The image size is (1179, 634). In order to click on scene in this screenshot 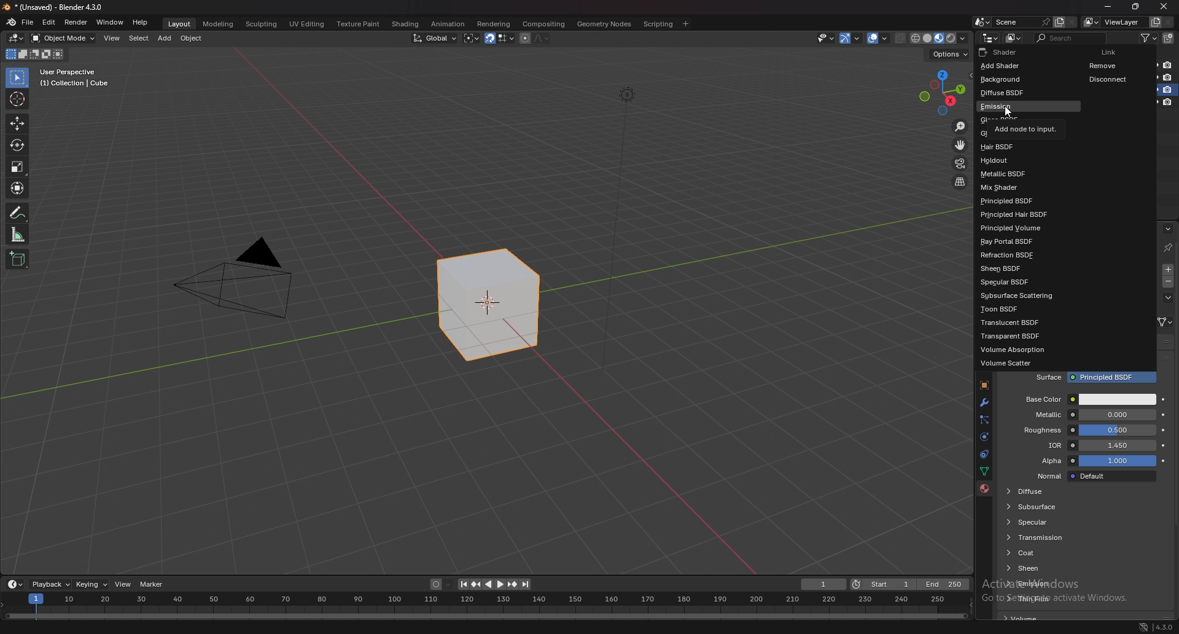, I will do `click(1020, 22)`.